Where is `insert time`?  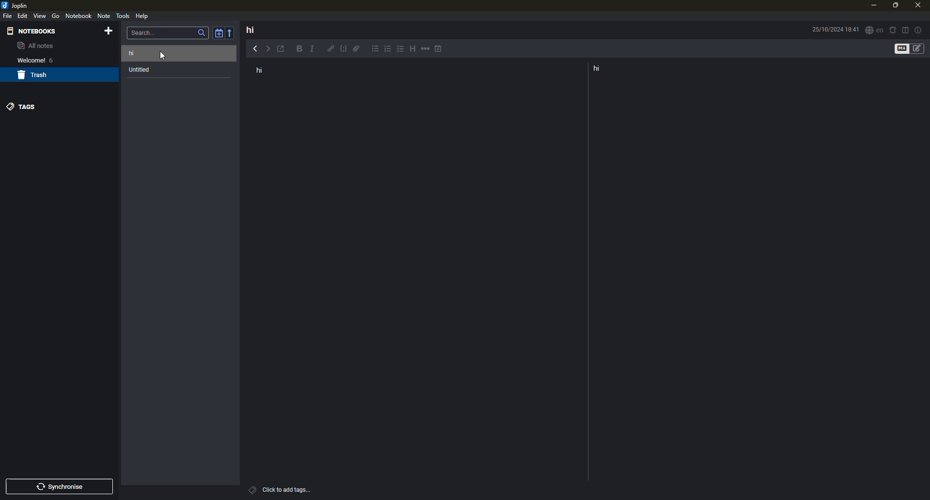
insert time is located at coordinates (440, 49).